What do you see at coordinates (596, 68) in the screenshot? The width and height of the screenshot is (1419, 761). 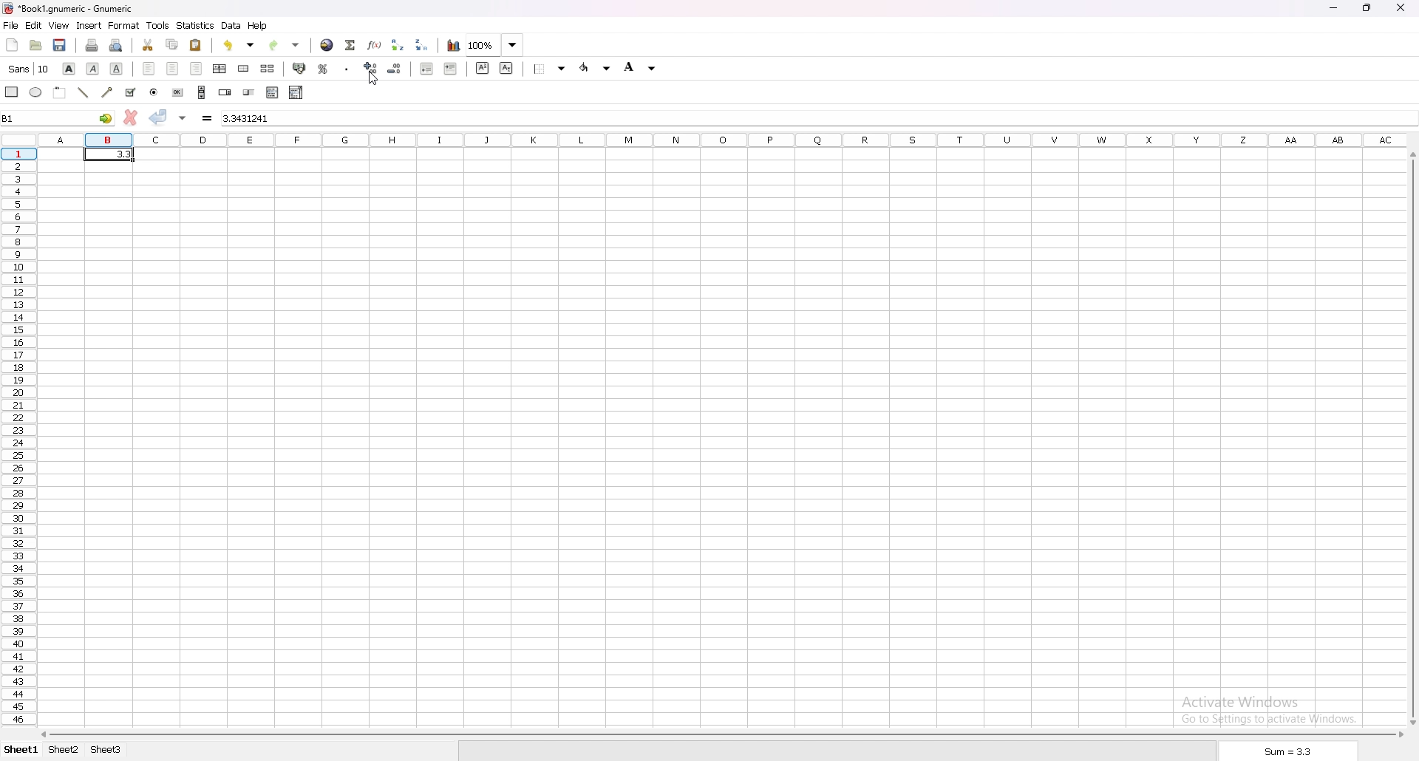 I see `foreground` at bounding box center [596, 68].